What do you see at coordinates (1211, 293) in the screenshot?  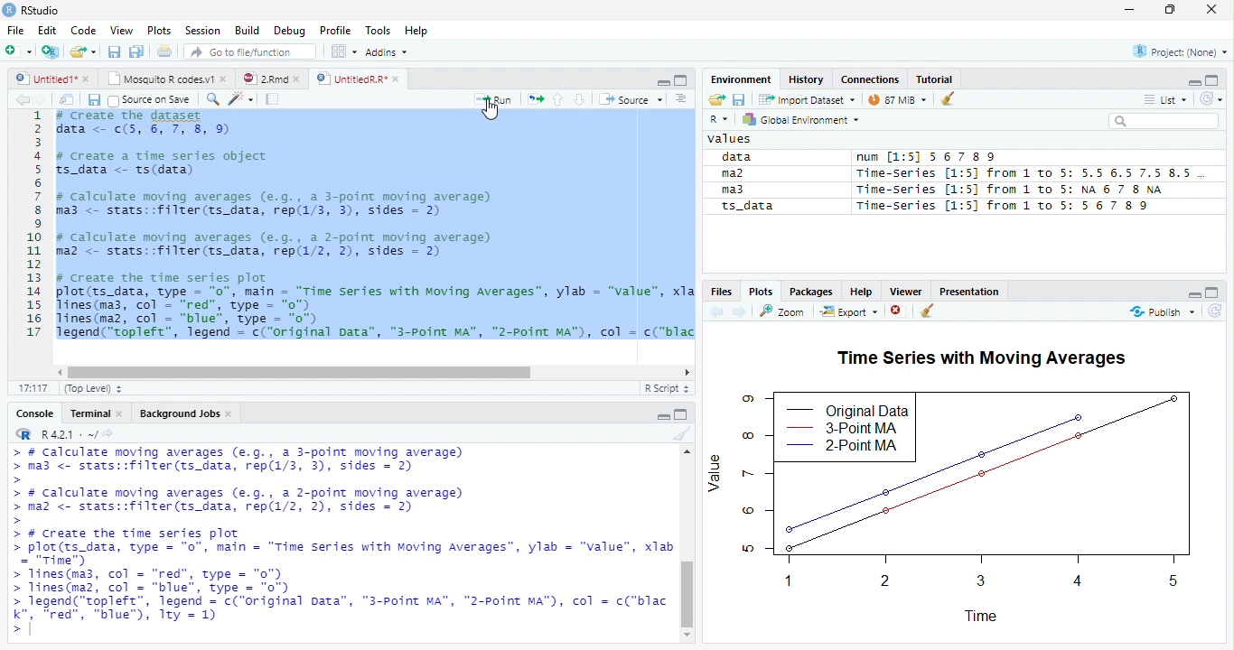 I see `maximize` at bounding box center [1211, 293].